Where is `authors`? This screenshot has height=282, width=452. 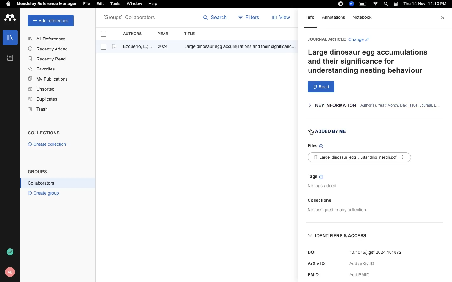
authors is located at coordinates (136, 34).